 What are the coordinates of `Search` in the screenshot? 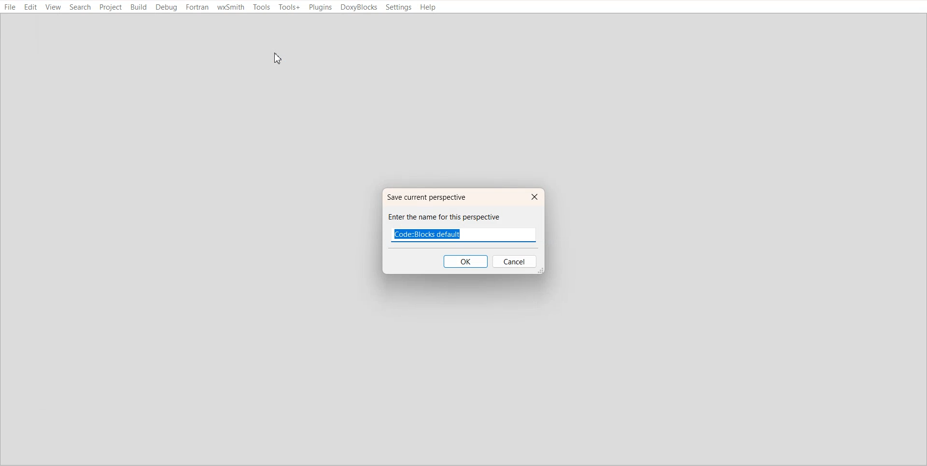 It's located at (80, 7).